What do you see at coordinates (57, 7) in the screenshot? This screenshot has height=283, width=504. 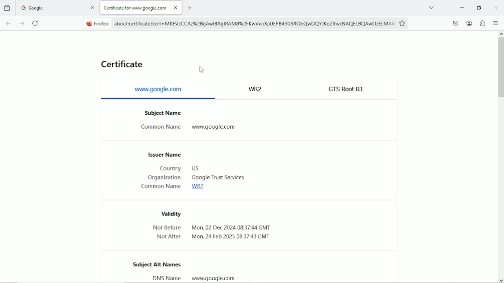 I see `Google ` at bounding box center [57, 7].